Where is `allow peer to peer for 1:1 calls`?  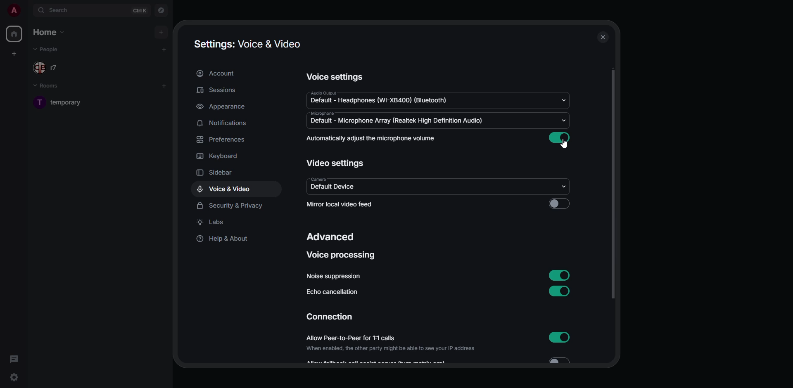
allow peer to peer for 1:1 calls is located at coordinates (355, 338).